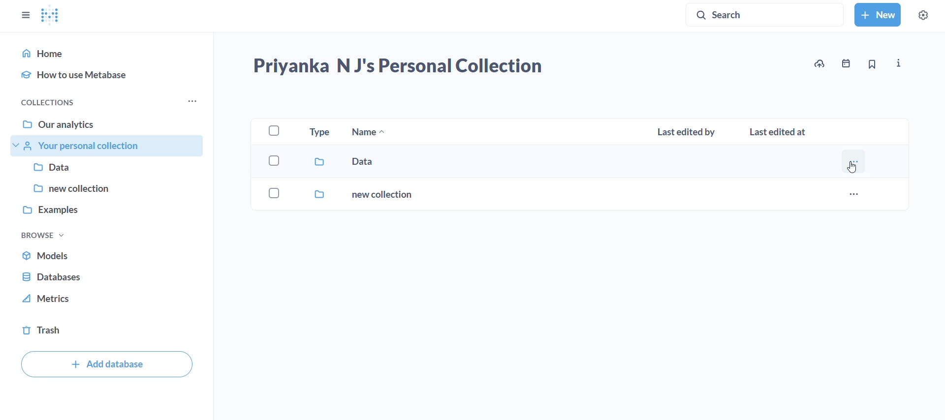 The image size is (945, 420). I want to click on database, so click(111, 277).